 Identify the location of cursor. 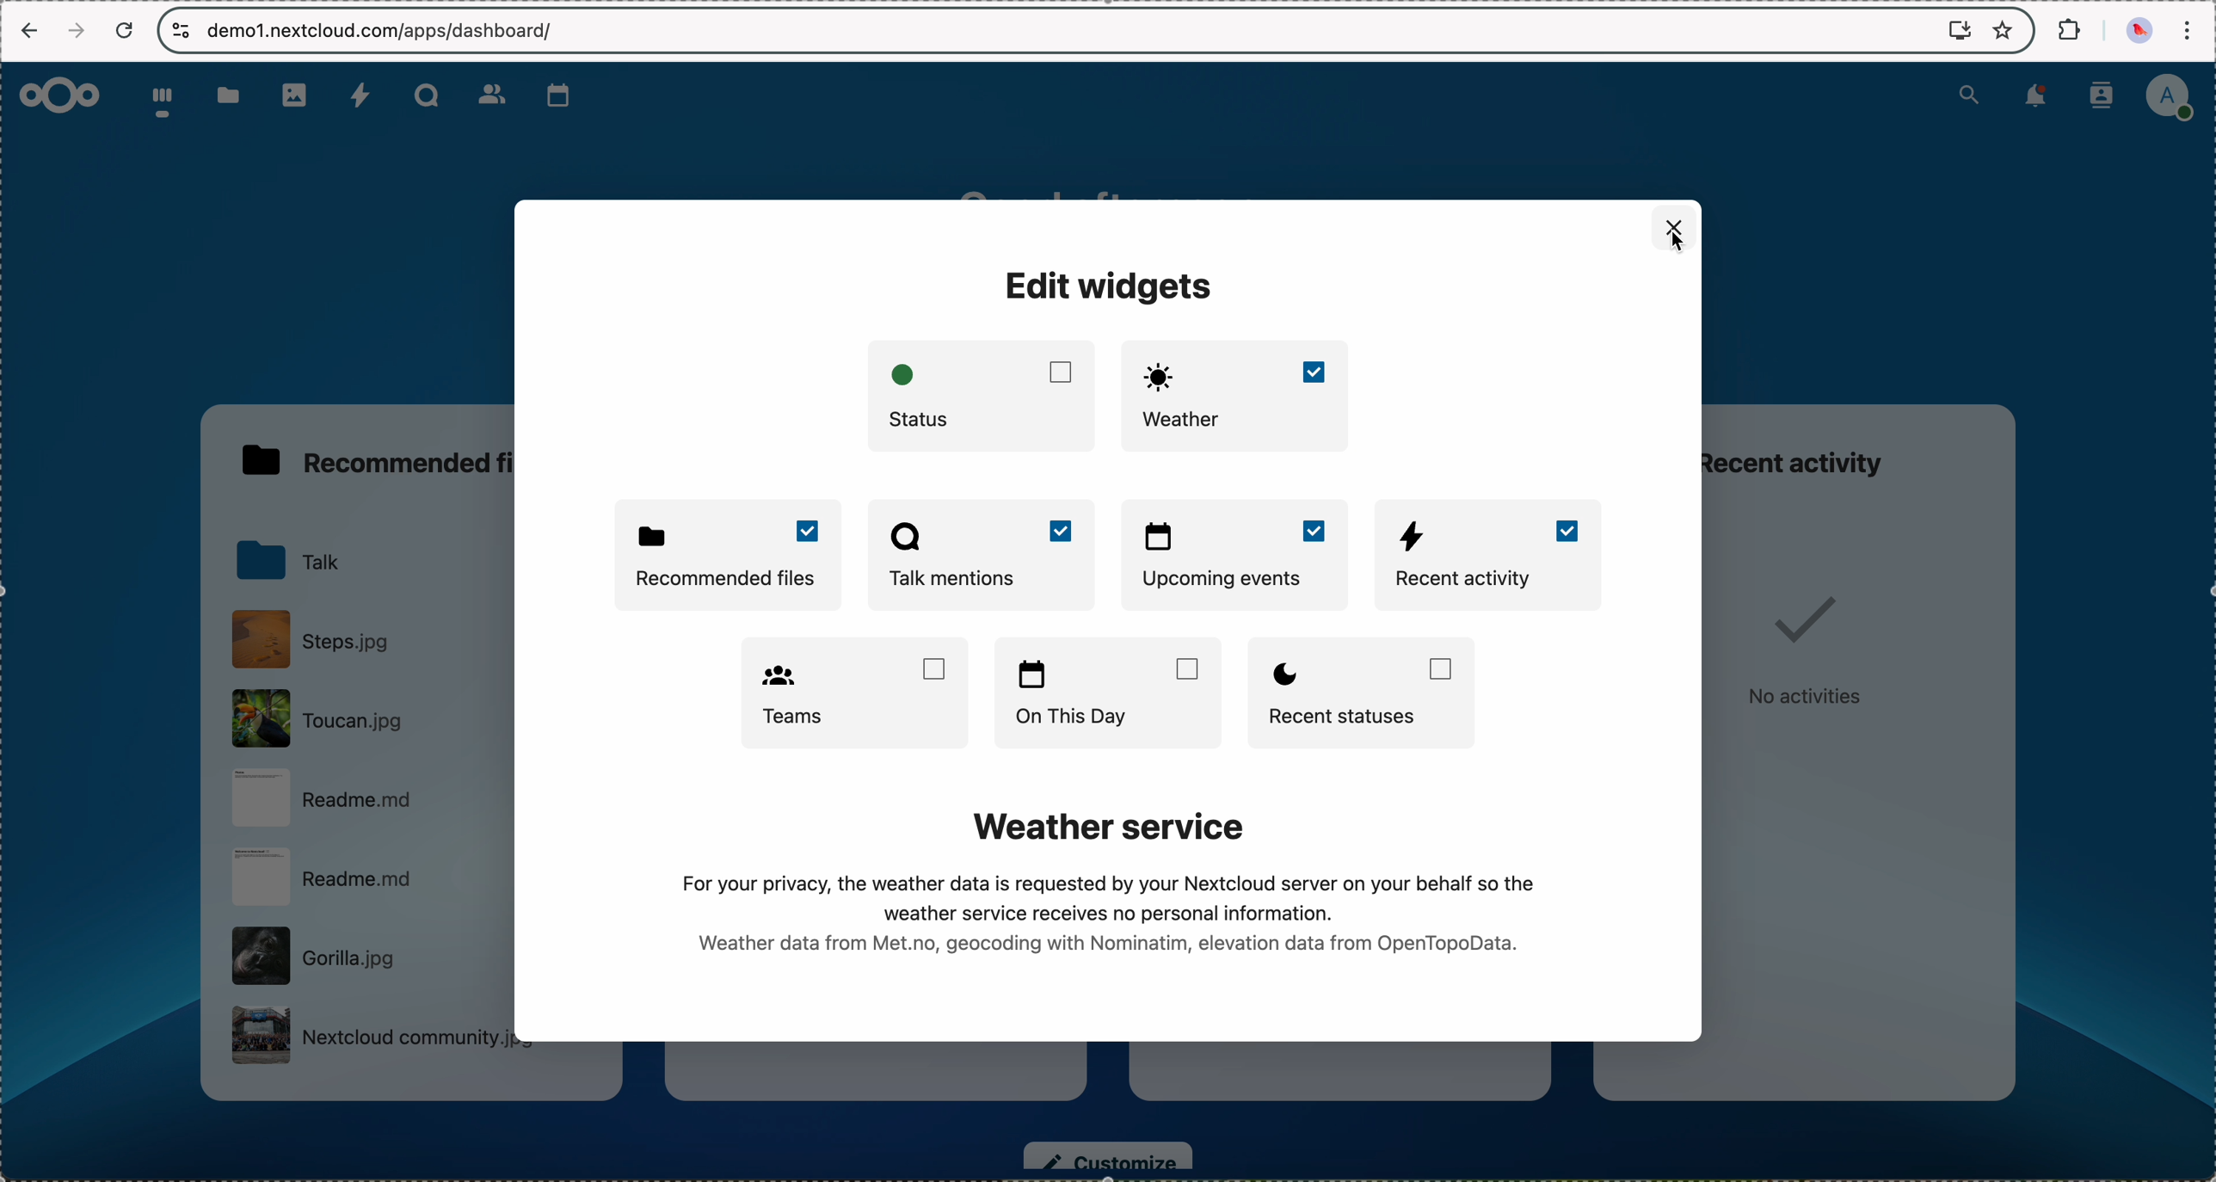
(1678, 248).